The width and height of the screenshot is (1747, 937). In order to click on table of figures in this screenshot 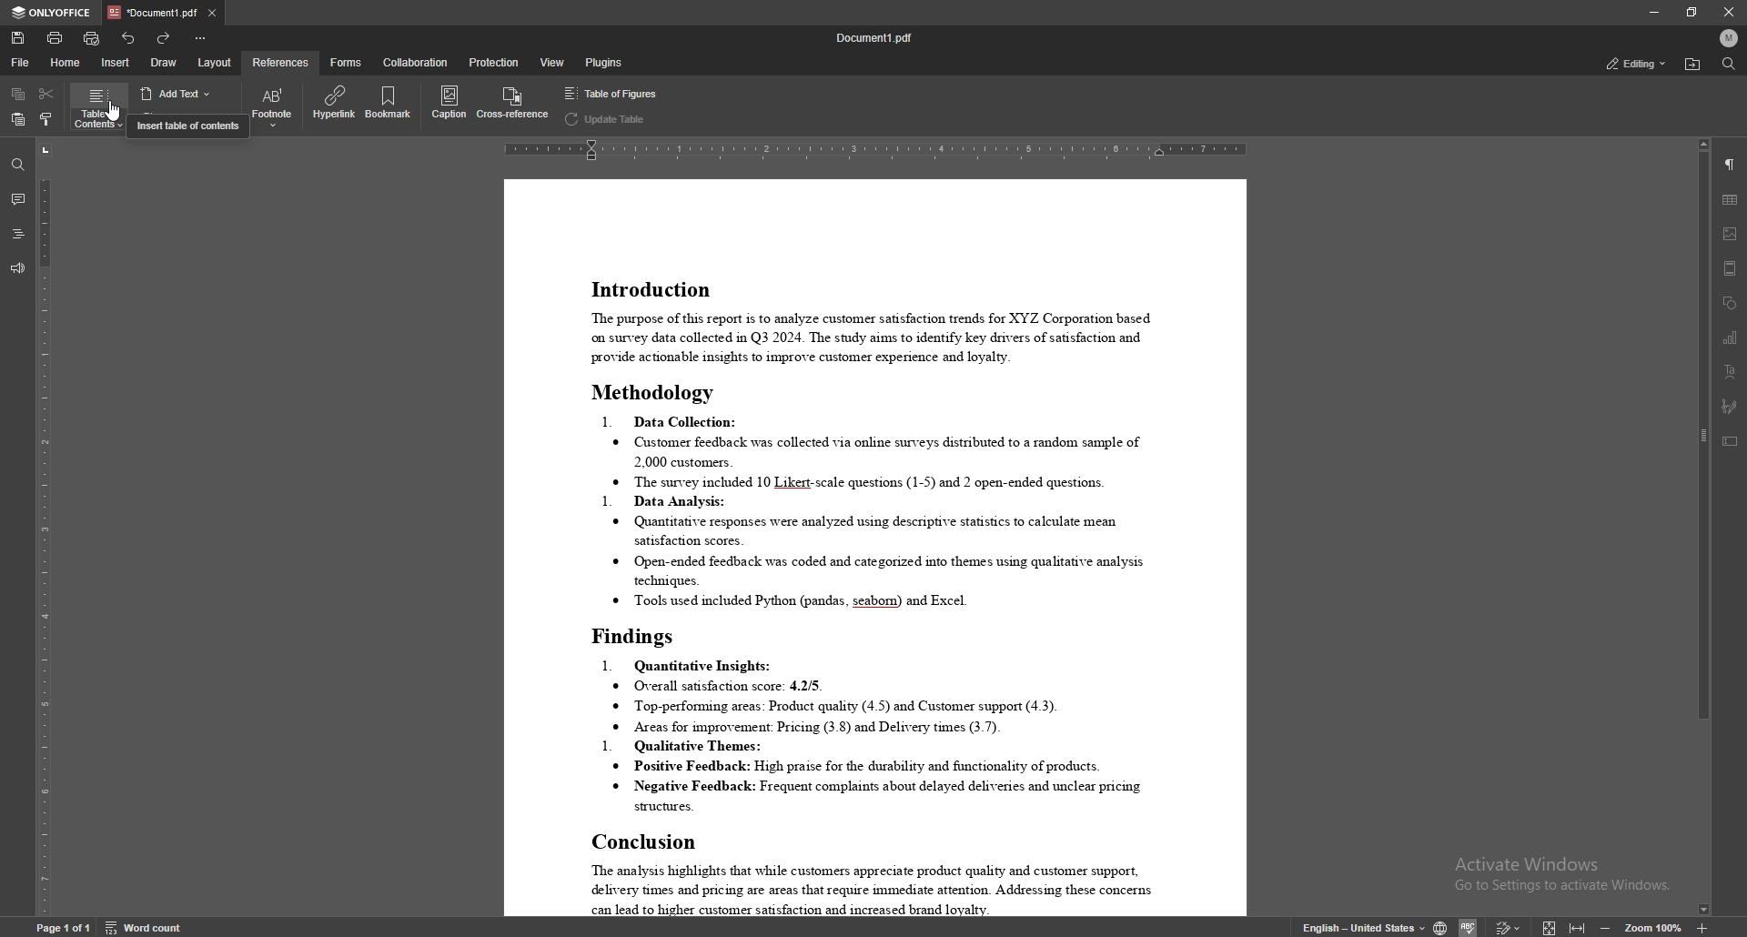, I will do `click(611, 93)`.